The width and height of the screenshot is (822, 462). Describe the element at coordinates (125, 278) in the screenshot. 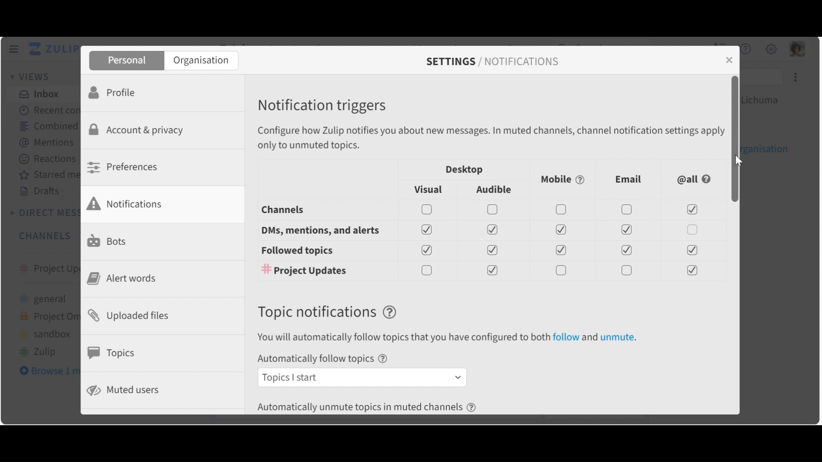

I see `Alert Words` at that location.